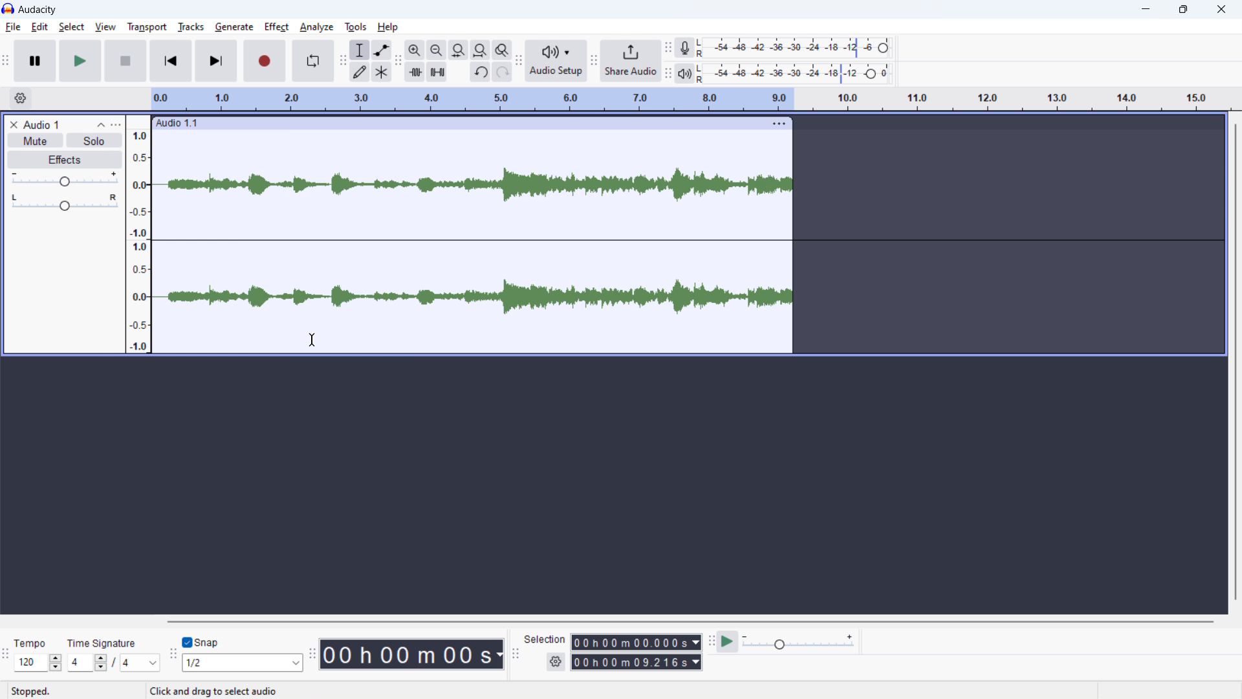 This screenshot has width=1242, height=699. What do you see at coordinates (312, 340) in the screenshot?
I see `cursor` at bounding box center [312, 340].